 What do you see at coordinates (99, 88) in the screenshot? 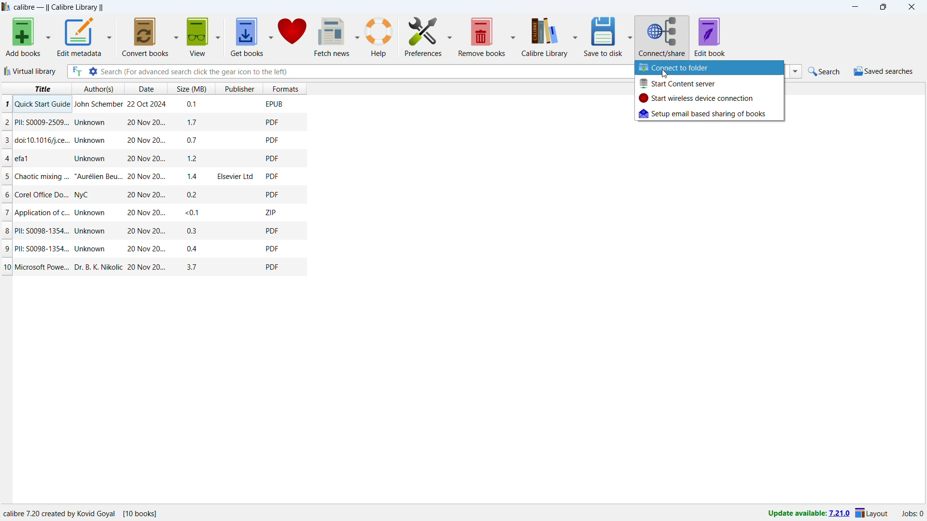
I see `sort by authors` at bounding box center [99, 88].